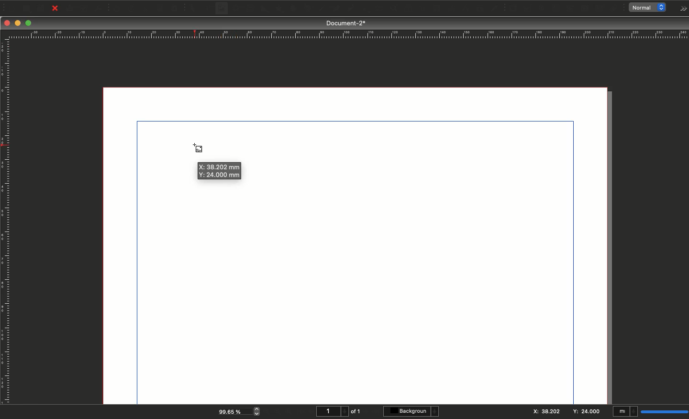 The image size is (689, 419). I want to click on Copy item properties, so click(478, 9).